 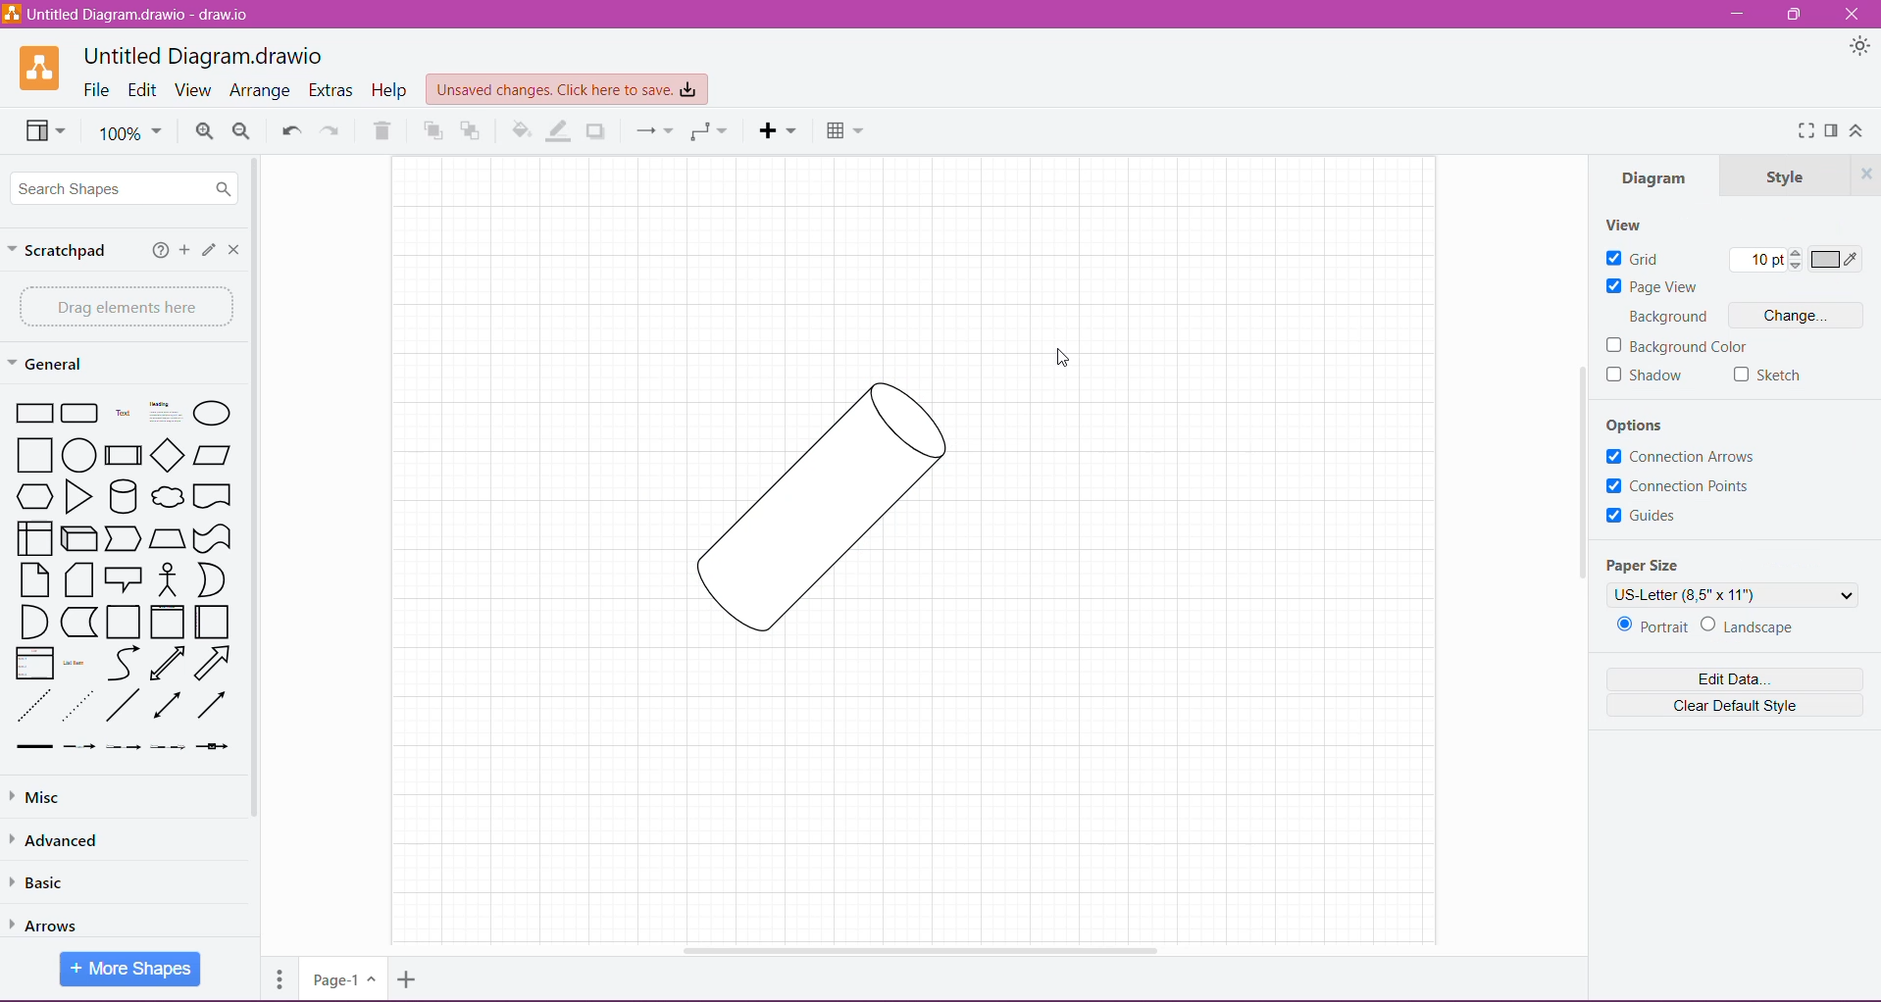 I want to click on General - Click or Drag and drop your shapes, so click(x=48, y=364).